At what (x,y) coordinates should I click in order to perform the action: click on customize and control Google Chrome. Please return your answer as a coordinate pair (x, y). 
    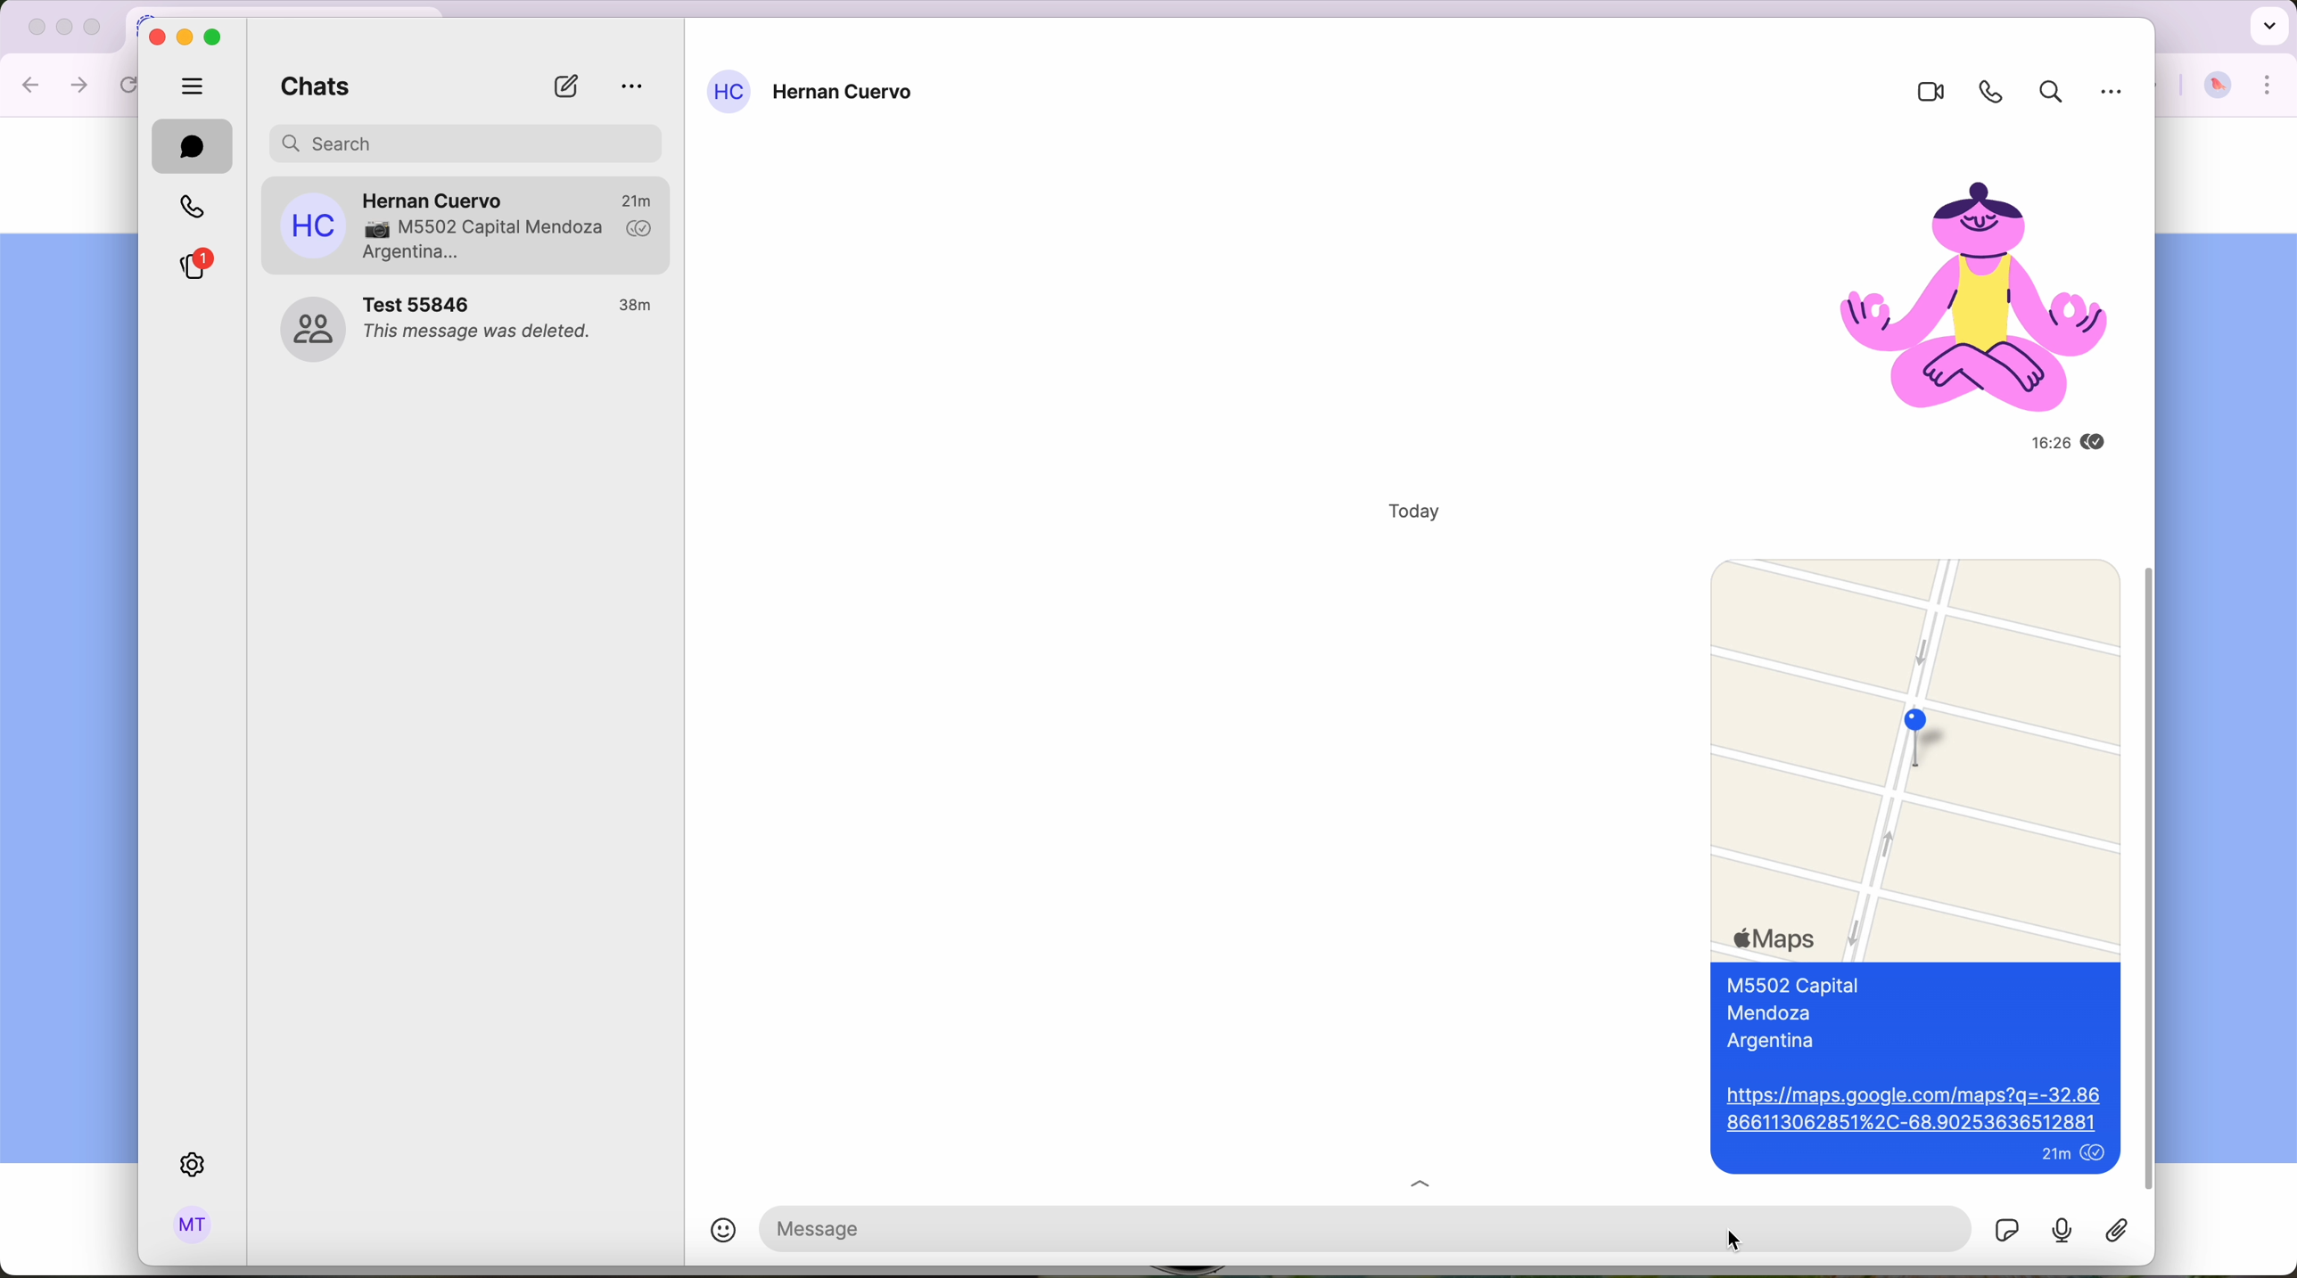
    Looking at the image, I should click on (2268, 86).